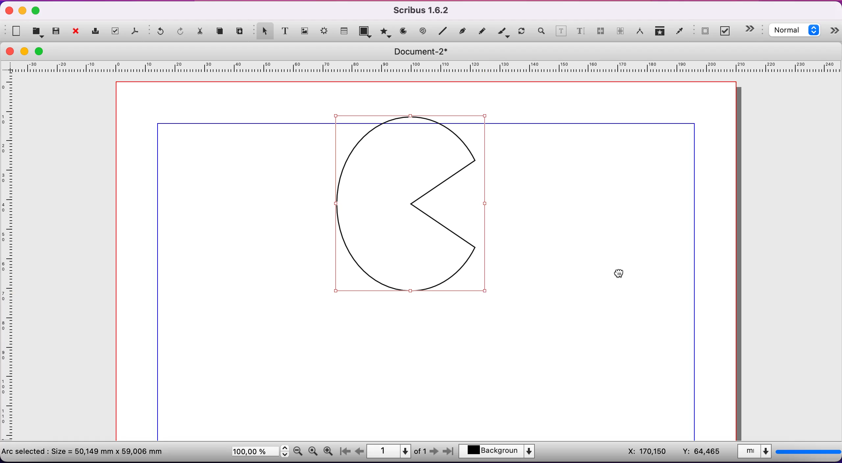  What do you see at coordinates (403, 31) in the screenshot?
I see `arc` at bounding box center [403, 31].